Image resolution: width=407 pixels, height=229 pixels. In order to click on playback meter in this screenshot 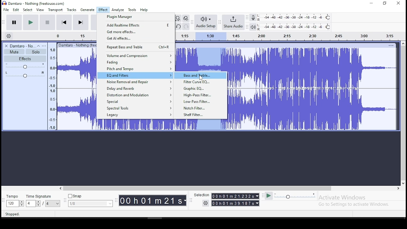, I will do `click(253, 27)`.